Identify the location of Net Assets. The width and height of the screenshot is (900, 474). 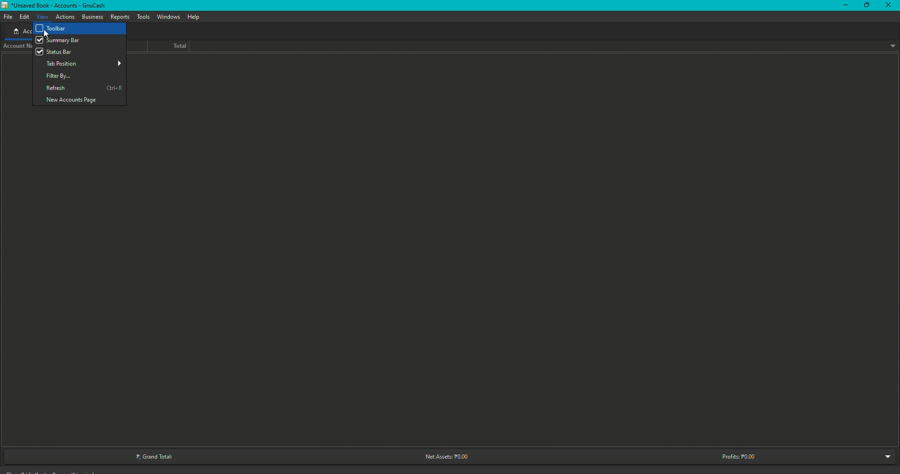
(446, 456).